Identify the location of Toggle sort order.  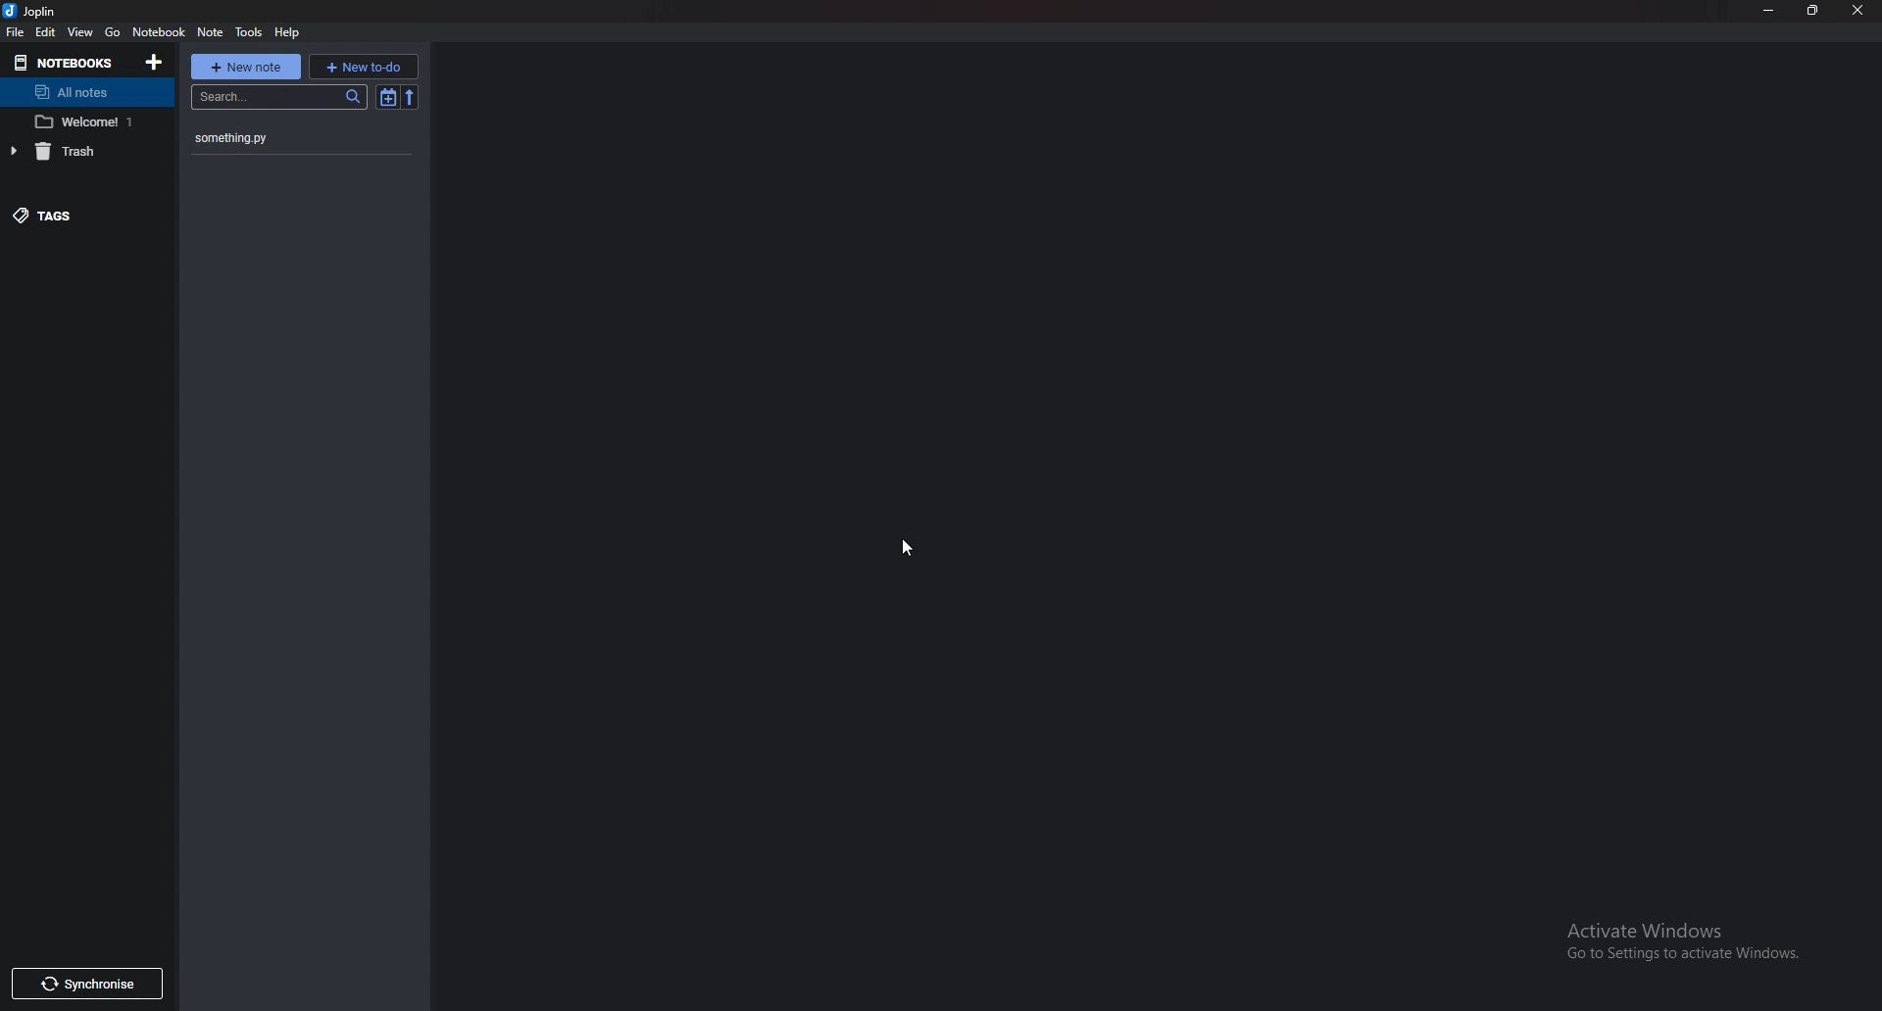
(387, 98).